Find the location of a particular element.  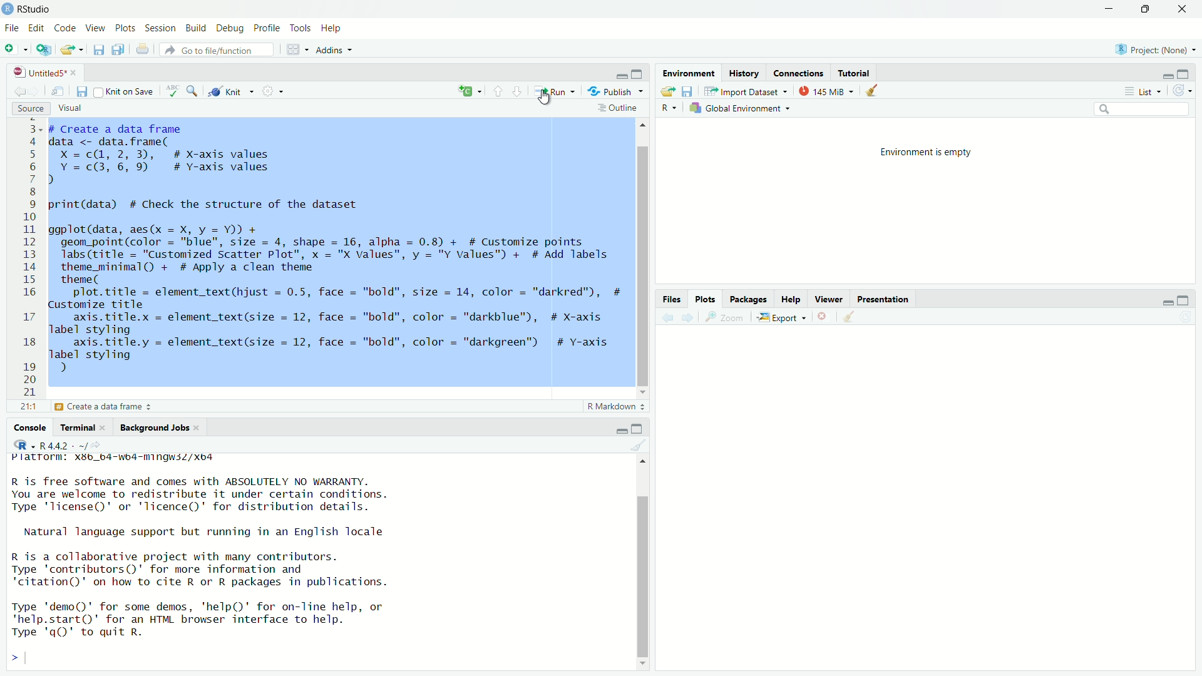

Search is located at coordinates (1141, 108).